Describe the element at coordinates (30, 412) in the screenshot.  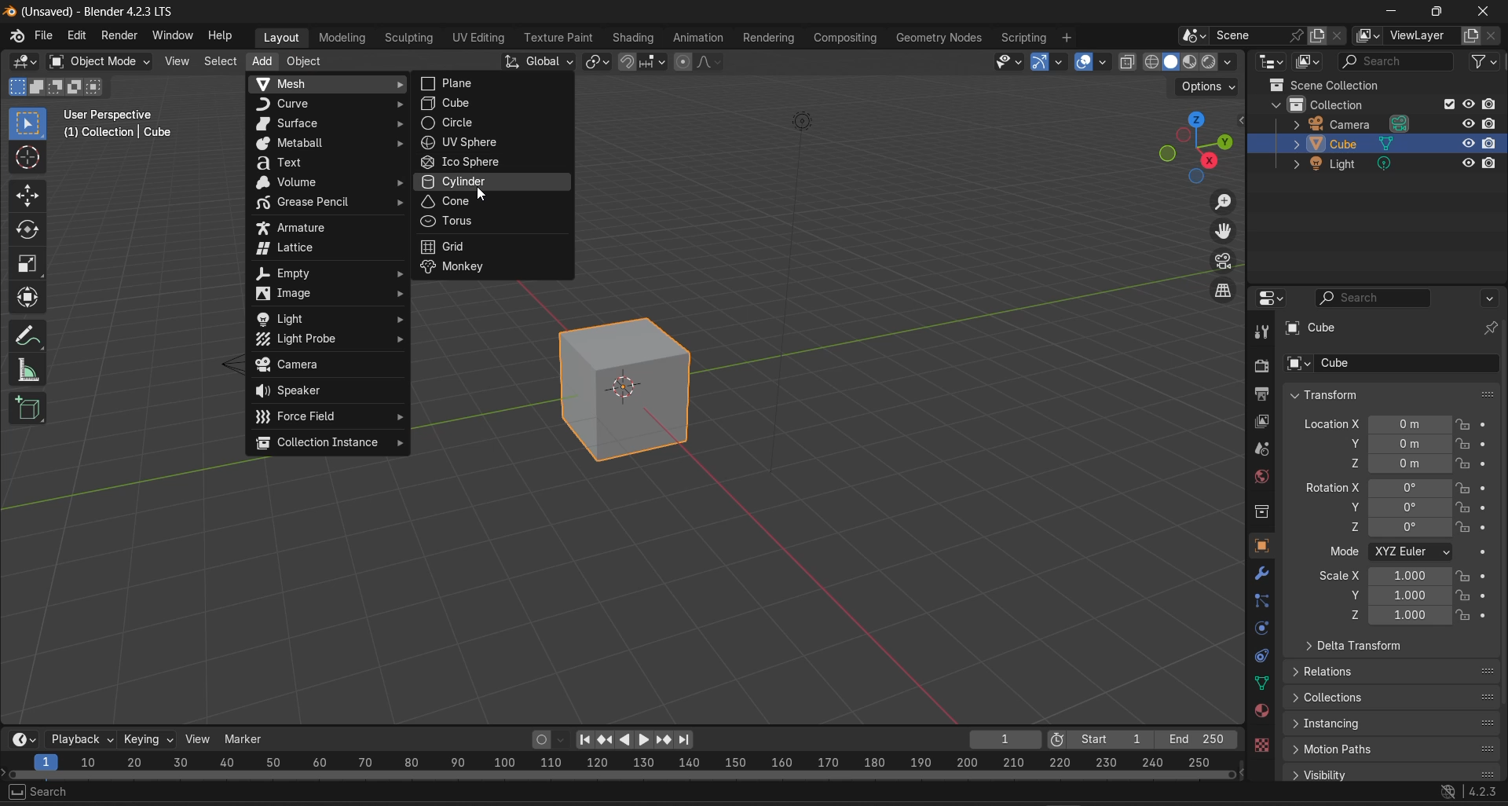
I see `add cube` at that location.